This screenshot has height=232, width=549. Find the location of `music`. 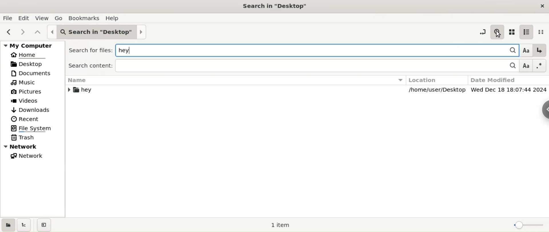

music is located at coordinates (33, 82).